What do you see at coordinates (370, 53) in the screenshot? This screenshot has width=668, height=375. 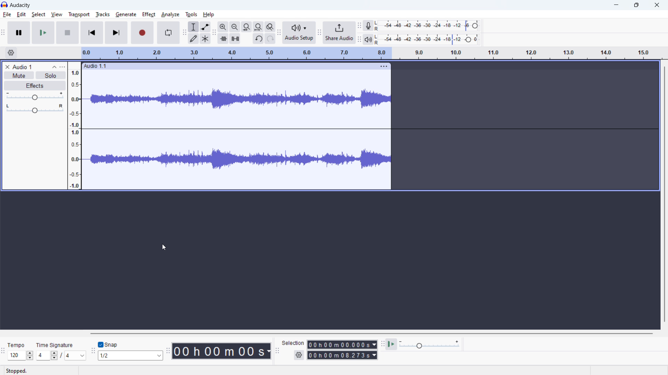 I see `timeline` at bounding box center [370, 53].